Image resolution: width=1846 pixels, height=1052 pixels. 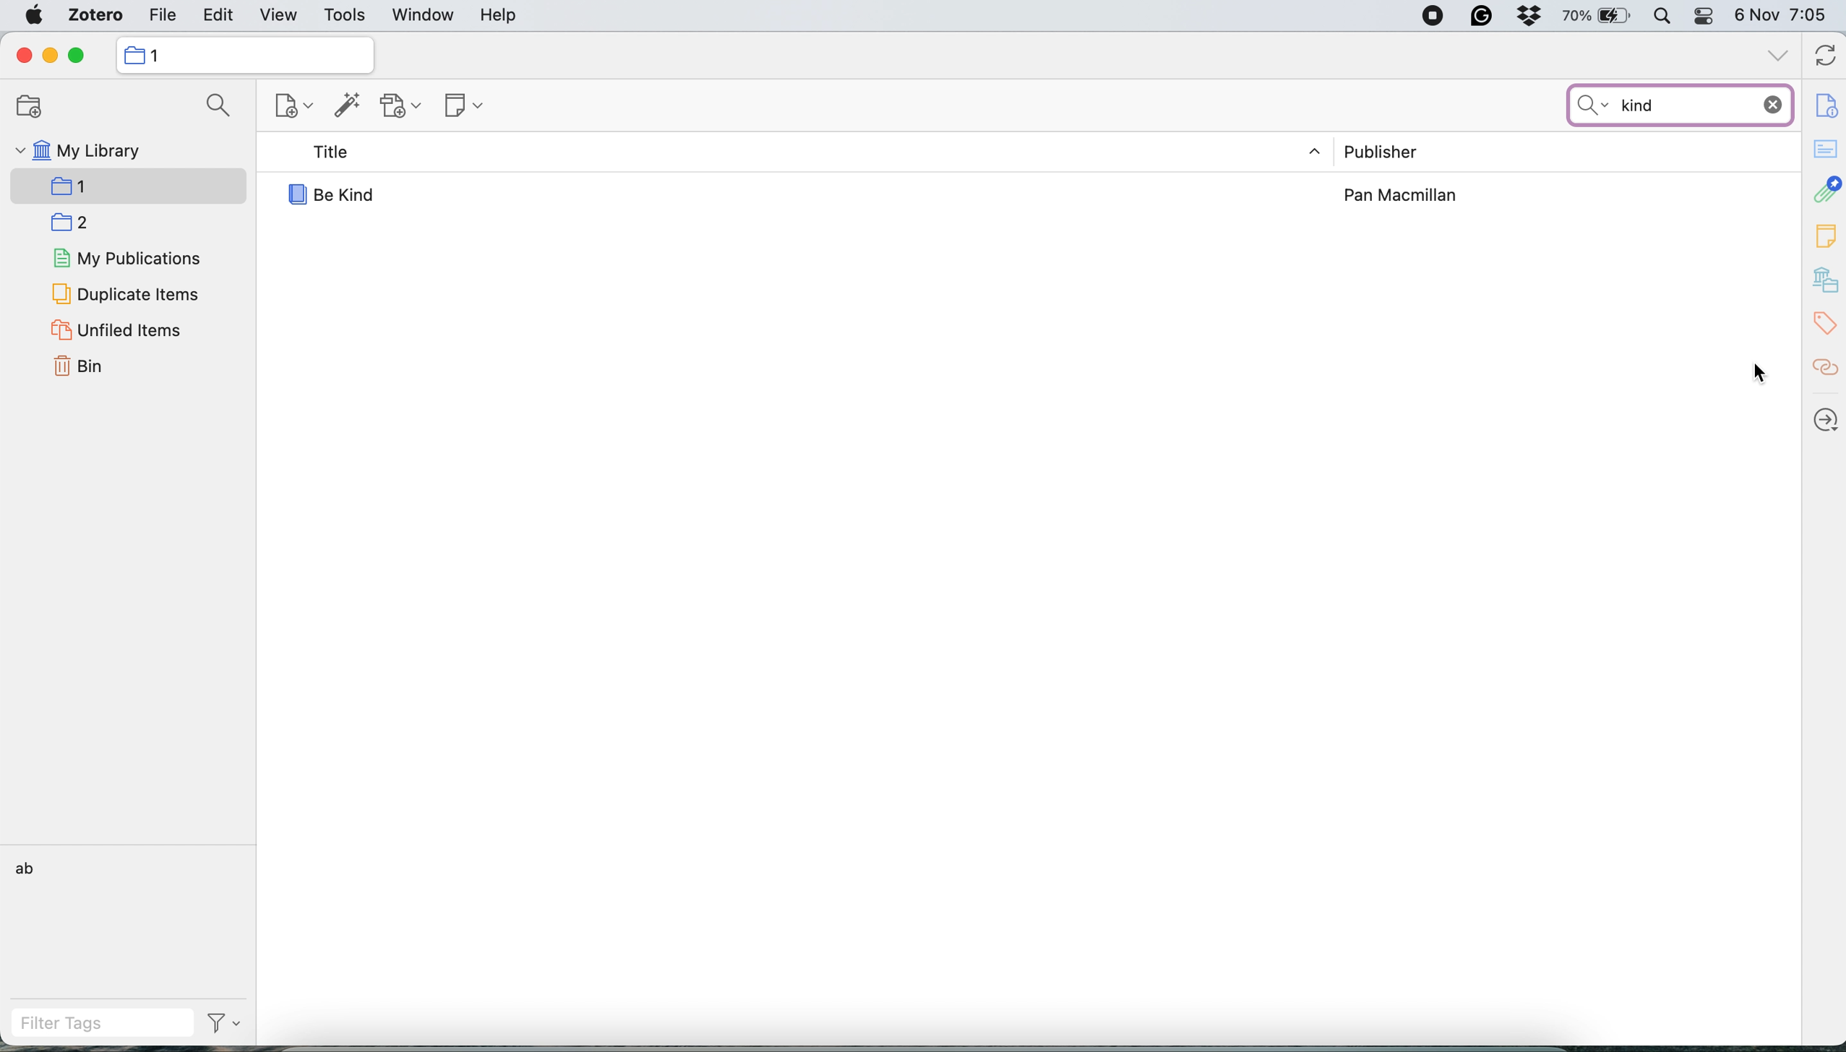 I want to click on note, so click(x=463, y=108).